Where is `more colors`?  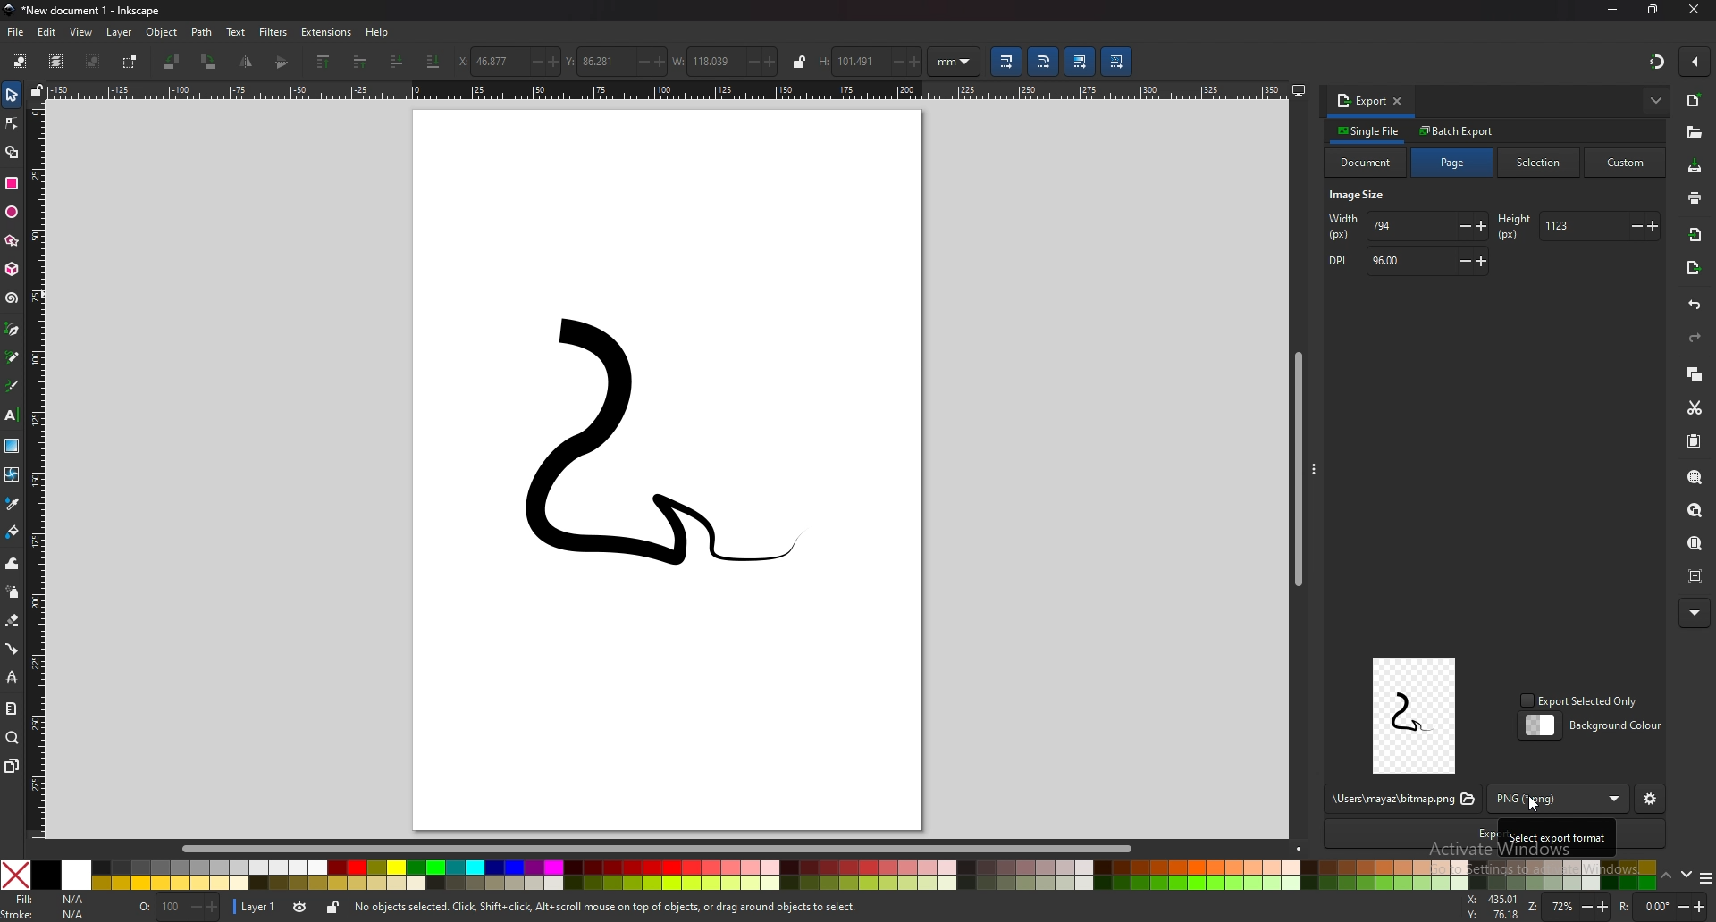 more colors is located at coordinates (1705, 877).